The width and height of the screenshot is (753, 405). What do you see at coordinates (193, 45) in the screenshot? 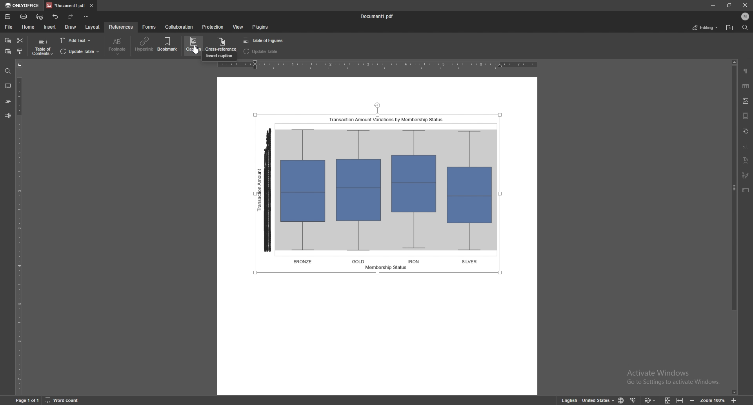
I see `caption` at bounding box center [193, 45].